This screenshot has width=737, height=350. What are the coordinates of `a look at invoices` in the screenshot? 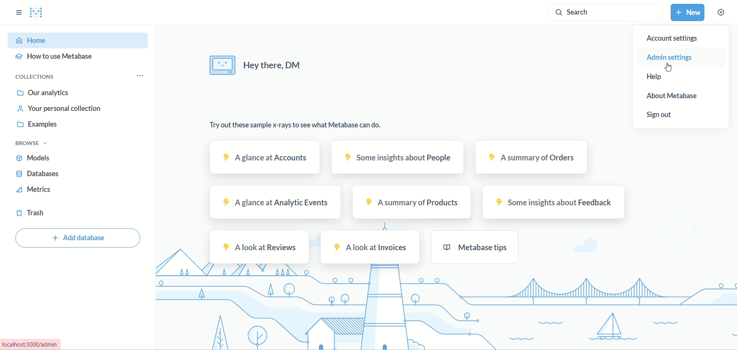 It's located at (370, 248).